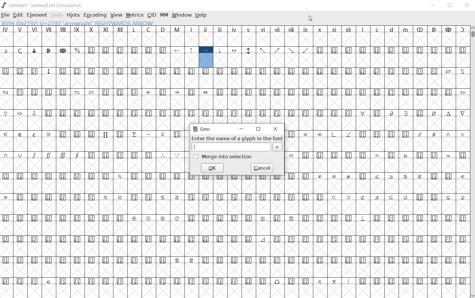 The height and width of the screenshot is (298, 475). What do you see at coordinates (134, 15) in the screenshot?
I see `METRICS` at bounding box center [134, 15].